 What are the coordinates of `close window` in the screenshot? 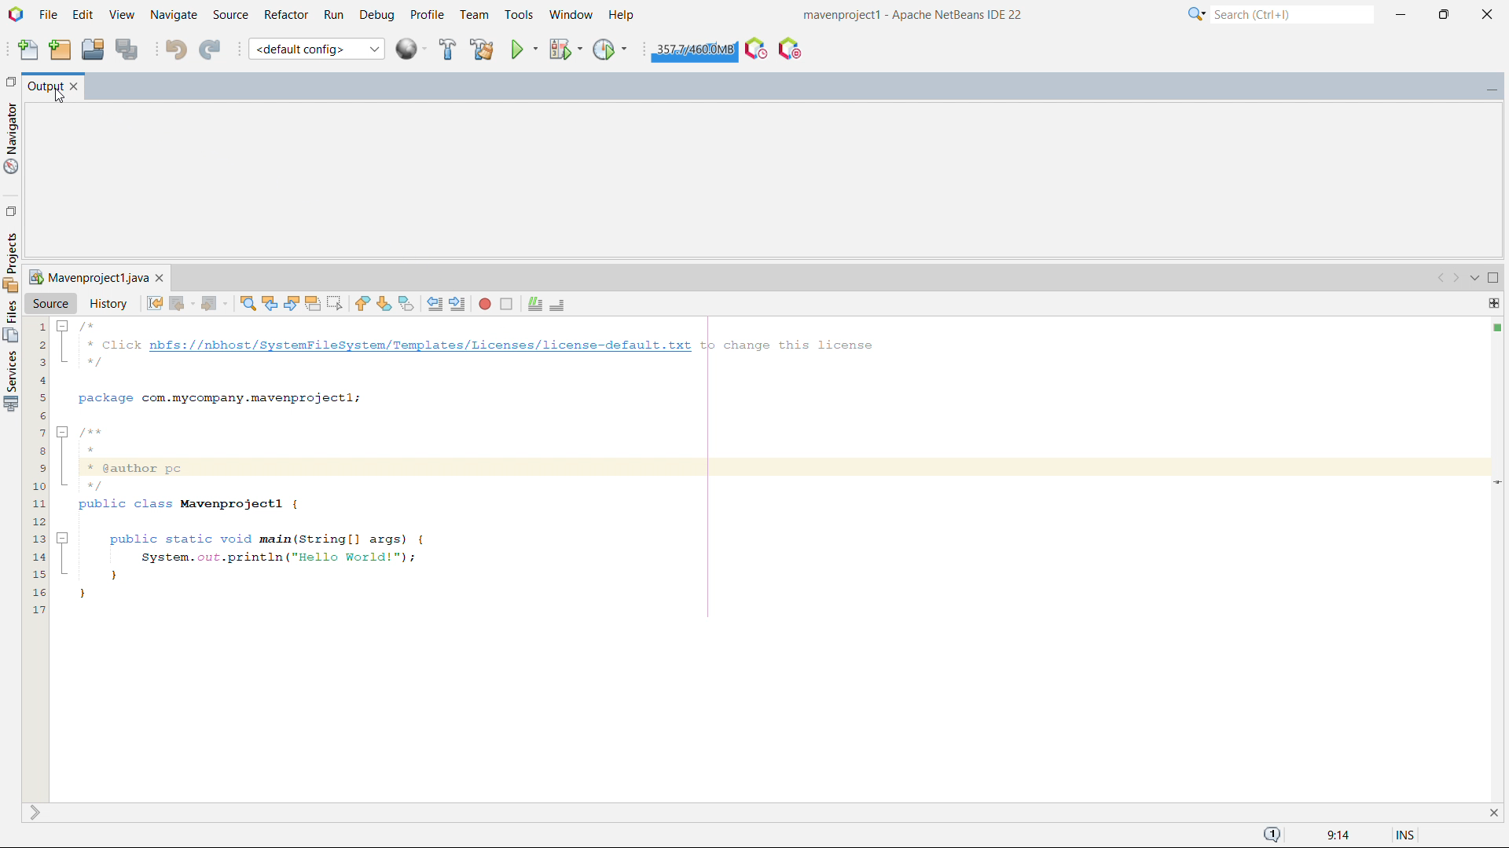 It's located at (160, 278).